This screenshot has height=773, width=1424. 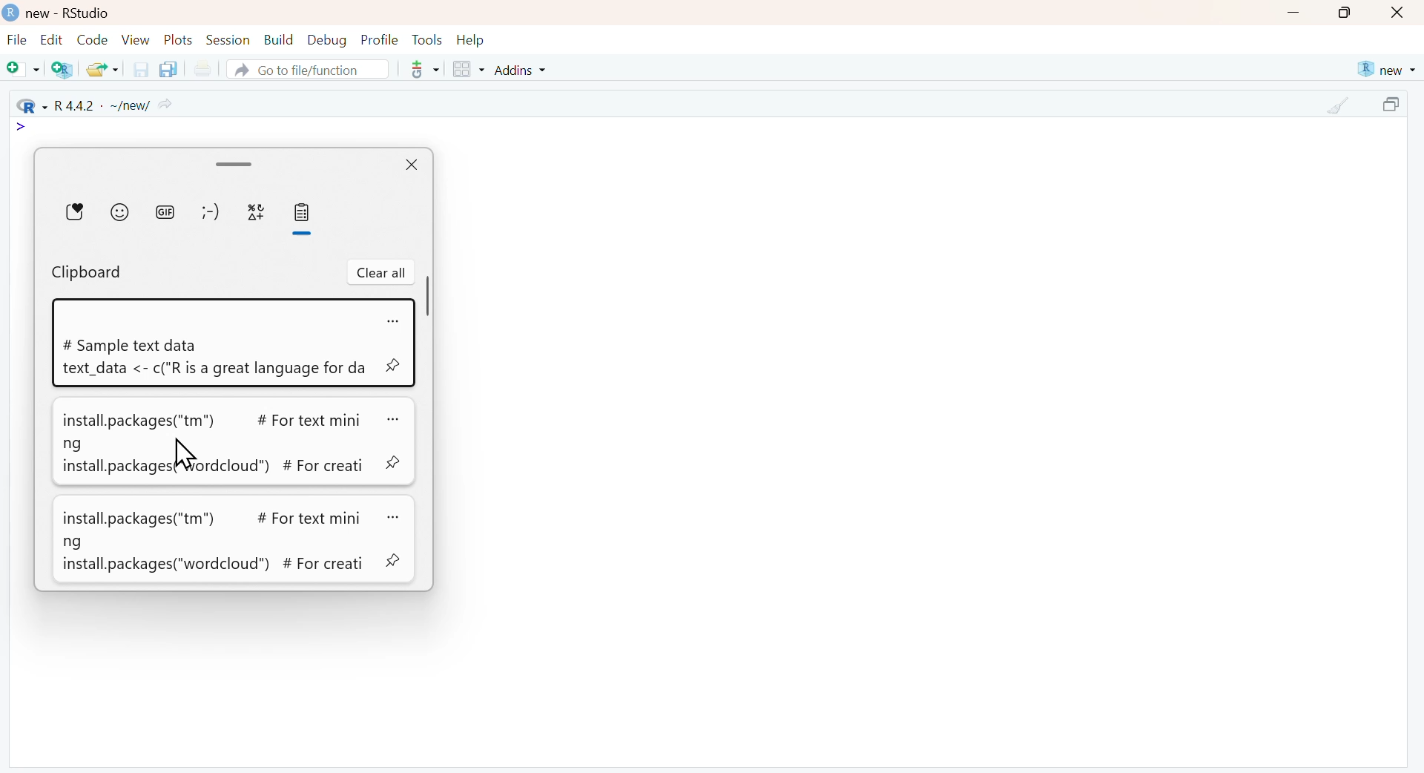 What do you see at coordinates (257, 212) in the screenshot?
I see `special characters` at bounding box center [257, 212].